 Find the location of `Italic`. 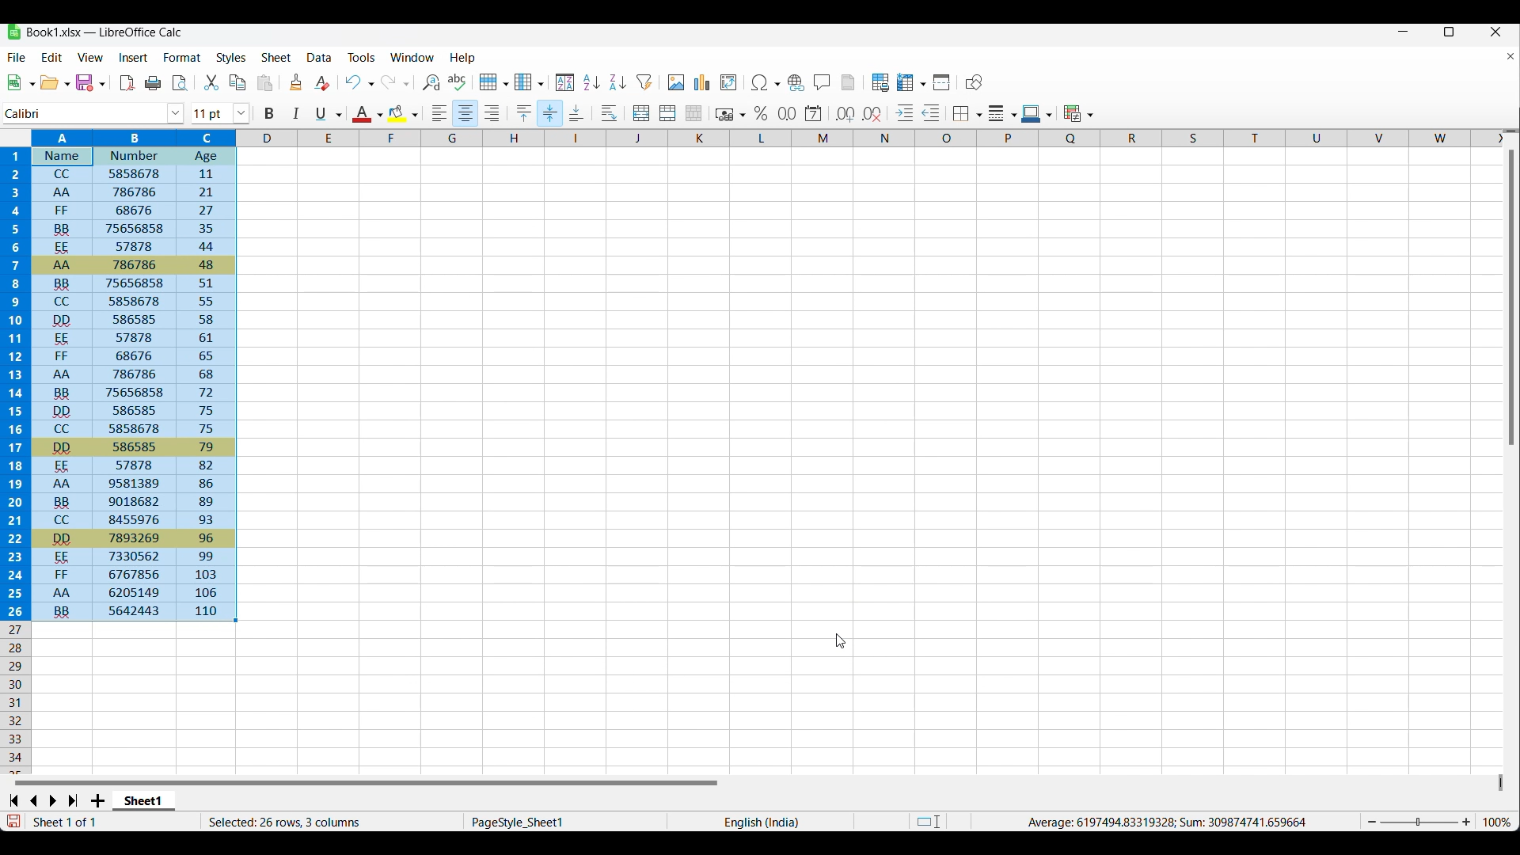

Italic is located at coordinates (297, 113).